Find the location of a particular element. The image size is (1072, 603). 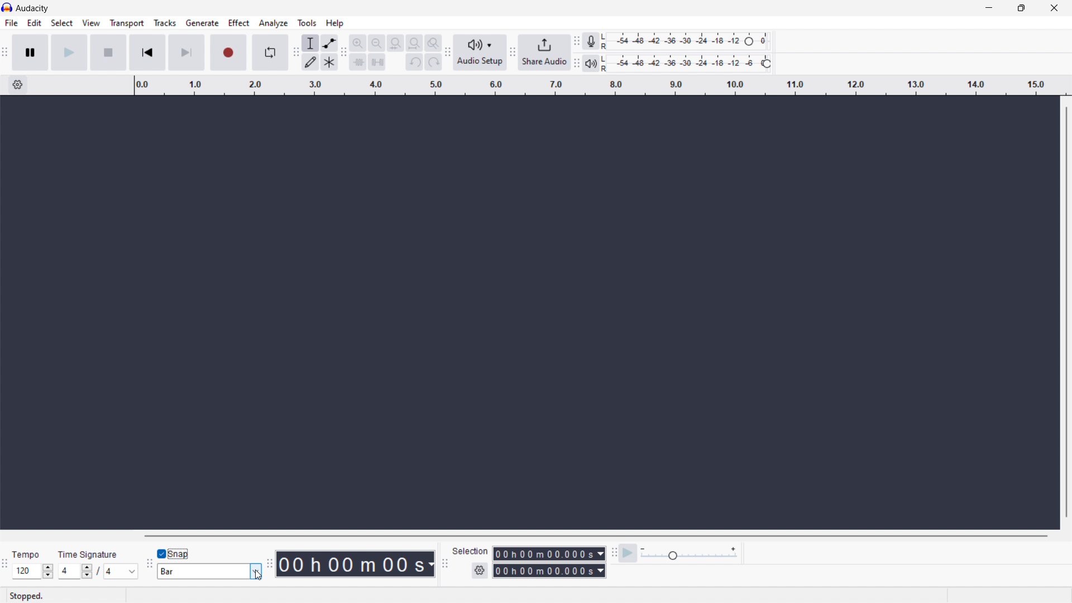

stop is located at coordinates (108, 53).